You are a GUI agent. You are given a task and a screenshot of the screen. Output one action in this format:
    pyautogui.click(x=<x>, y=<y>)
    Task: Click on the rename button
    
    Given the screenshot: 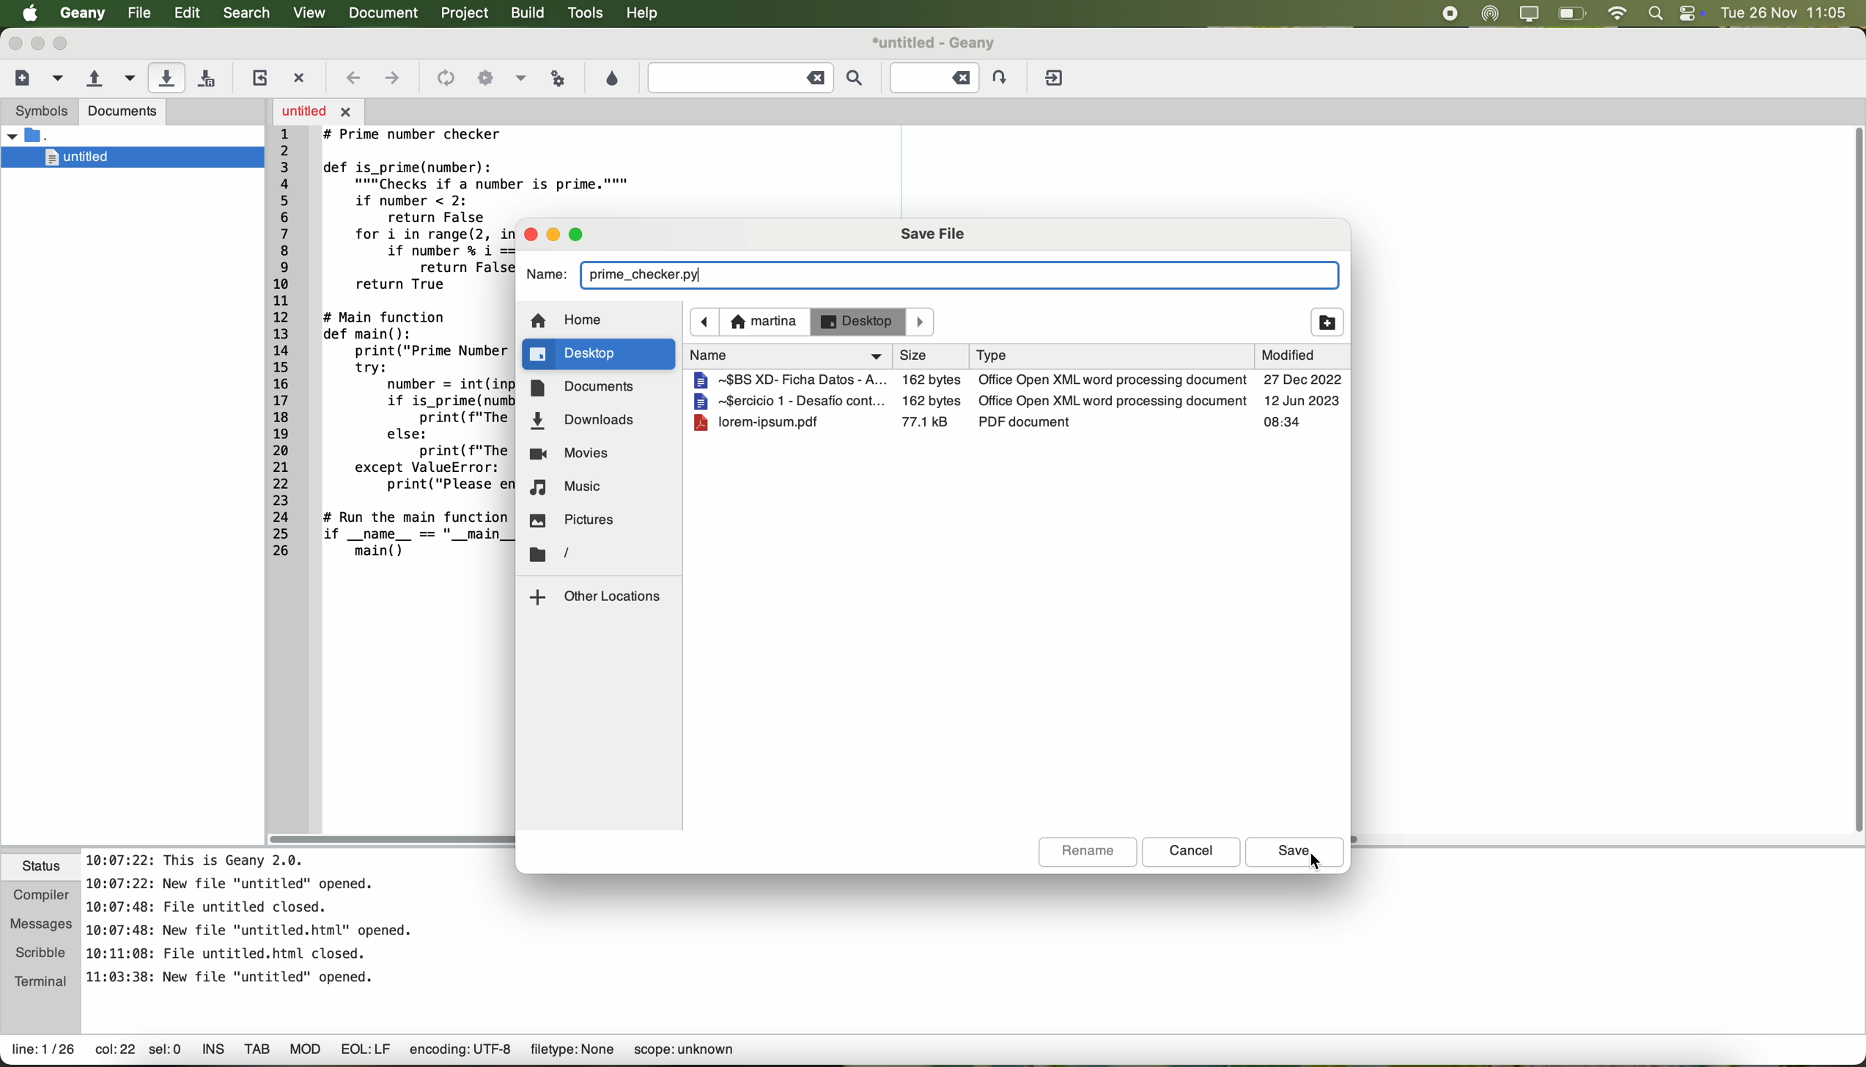 What is the action you would take?
    pyautogui.click(x=1088, y=853)
    